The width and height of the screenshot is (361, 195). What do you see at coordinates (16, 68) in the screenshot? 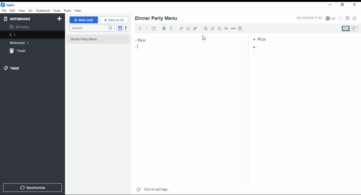
I see `tags` at bounding box center [16, 68].